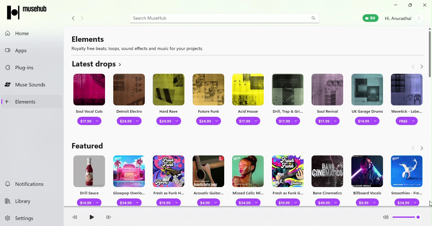 The height and width of the screenshot is (226, 432). What do you see at coordinates (406, 101) in the screenshot?
I see `Wavetick: Label sampler` at bounding box center [406, 101].